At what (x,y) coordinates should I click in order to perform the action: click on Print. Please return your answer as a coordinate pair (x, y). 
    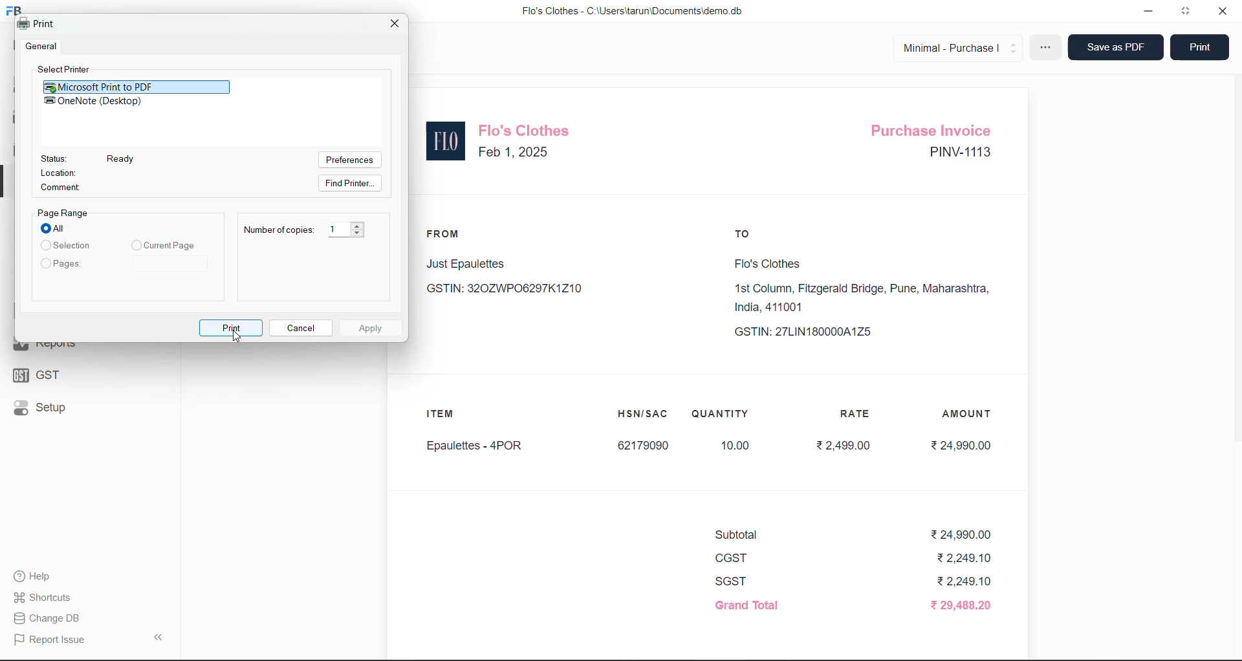
    Looking at the image, I should click on (1199, 45).